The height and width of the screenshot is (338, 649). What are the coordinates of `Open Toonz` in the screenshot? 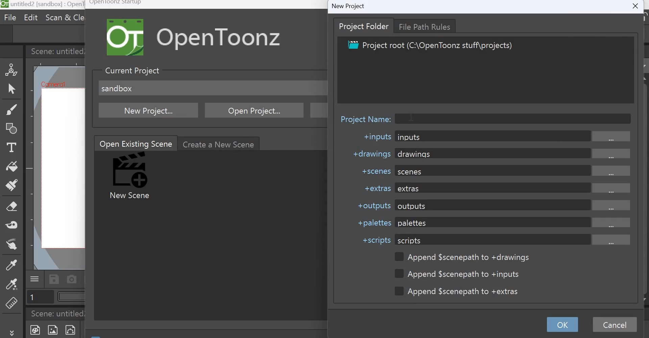 It's located at (230, 37).